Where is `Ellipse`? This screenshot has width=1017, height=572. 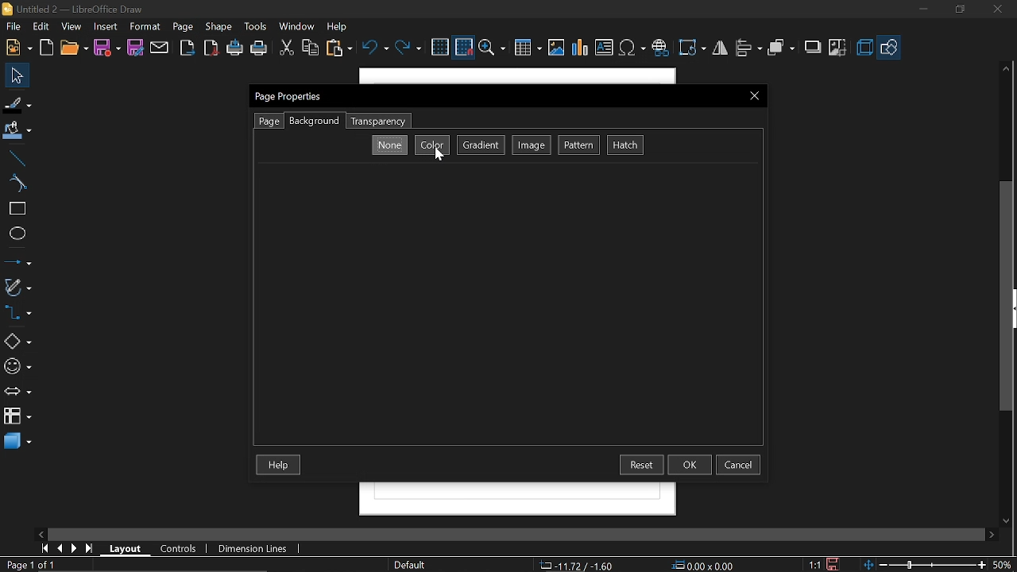
Ellipse is located at coordinates (16, 236).